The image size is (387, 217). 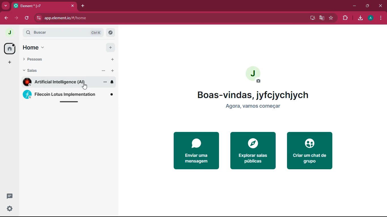 What do you see at coordinates (255, 95) in the screenshot?
I see `boas-vindas, jyfcjychjych` at bounding box center [255, 95].